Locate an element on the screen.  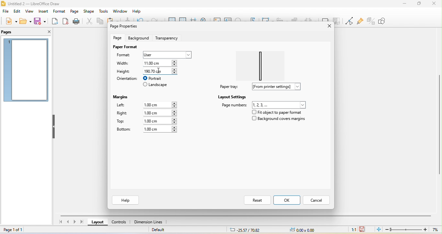
lefr is located at coordinates (125, 106).